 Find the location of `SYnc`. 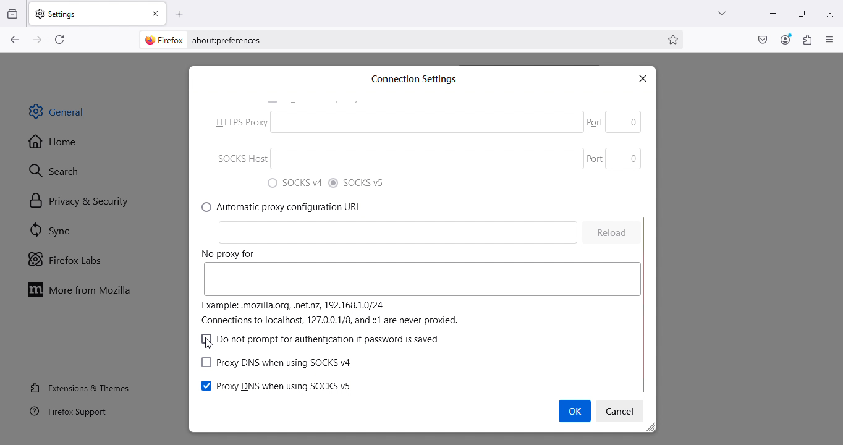

SYnc is located at coordinates (55, 232).